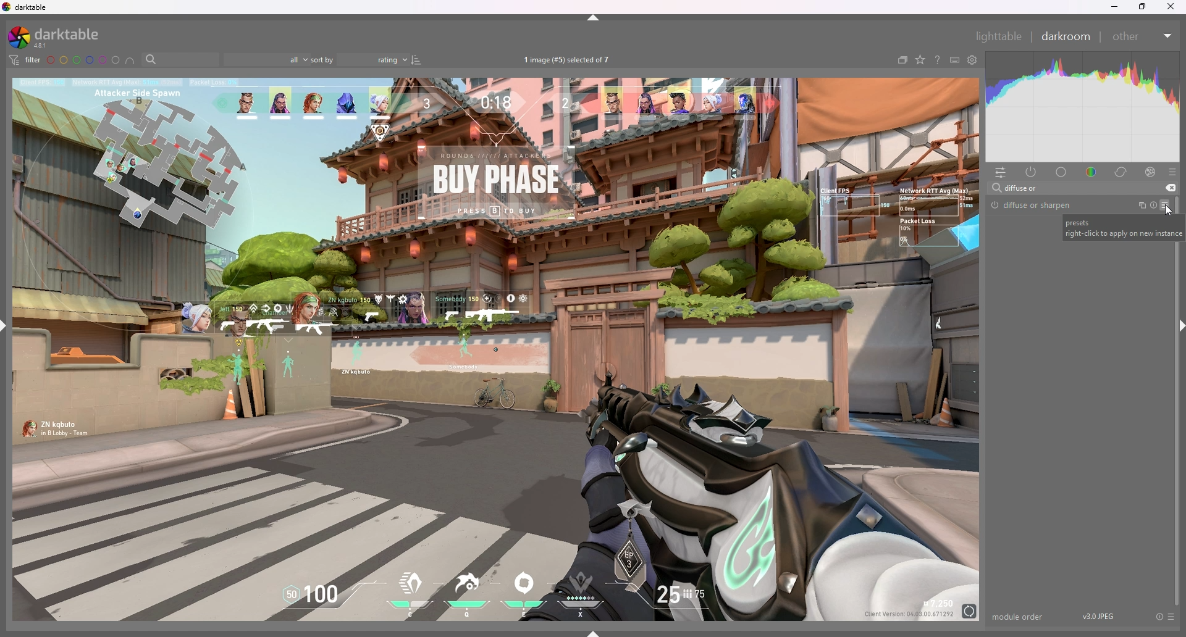 The width and height of the screenshot is (1186, 637). I want to click on keyboard shortcut, so click(955, 60).